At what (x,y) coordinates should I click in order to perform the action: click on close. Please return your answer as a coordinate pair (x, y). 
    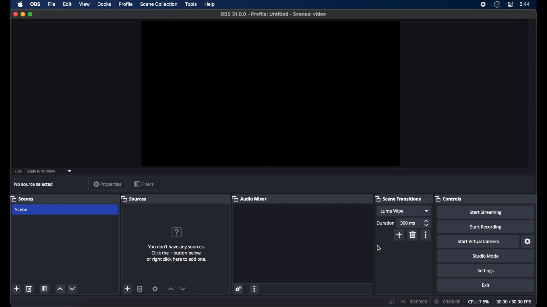
    Looking at the image, I should click on (15, 14).